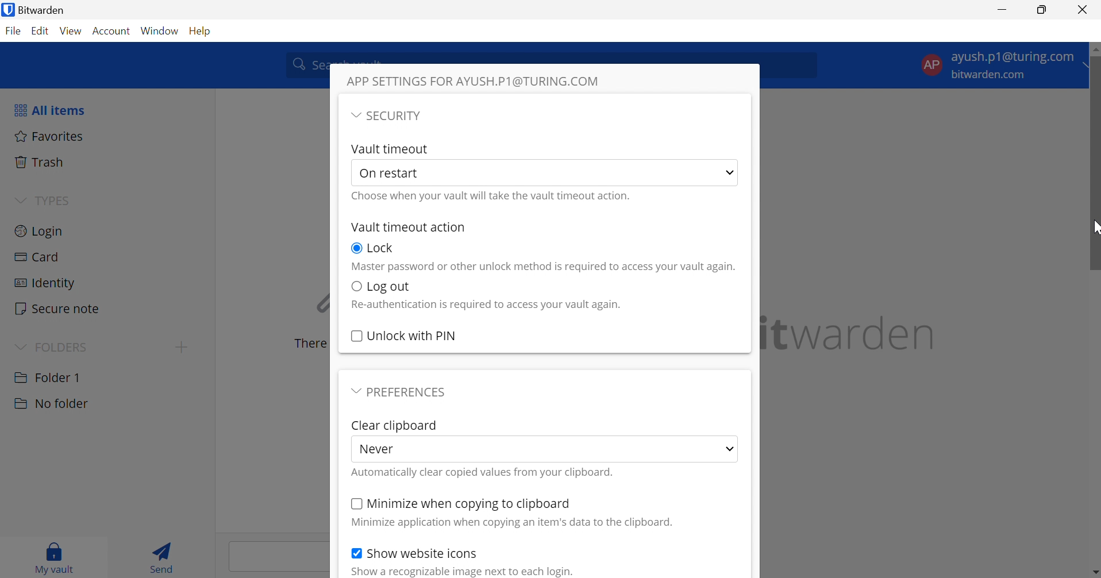  I want to click on Trash, so click(41, 162).